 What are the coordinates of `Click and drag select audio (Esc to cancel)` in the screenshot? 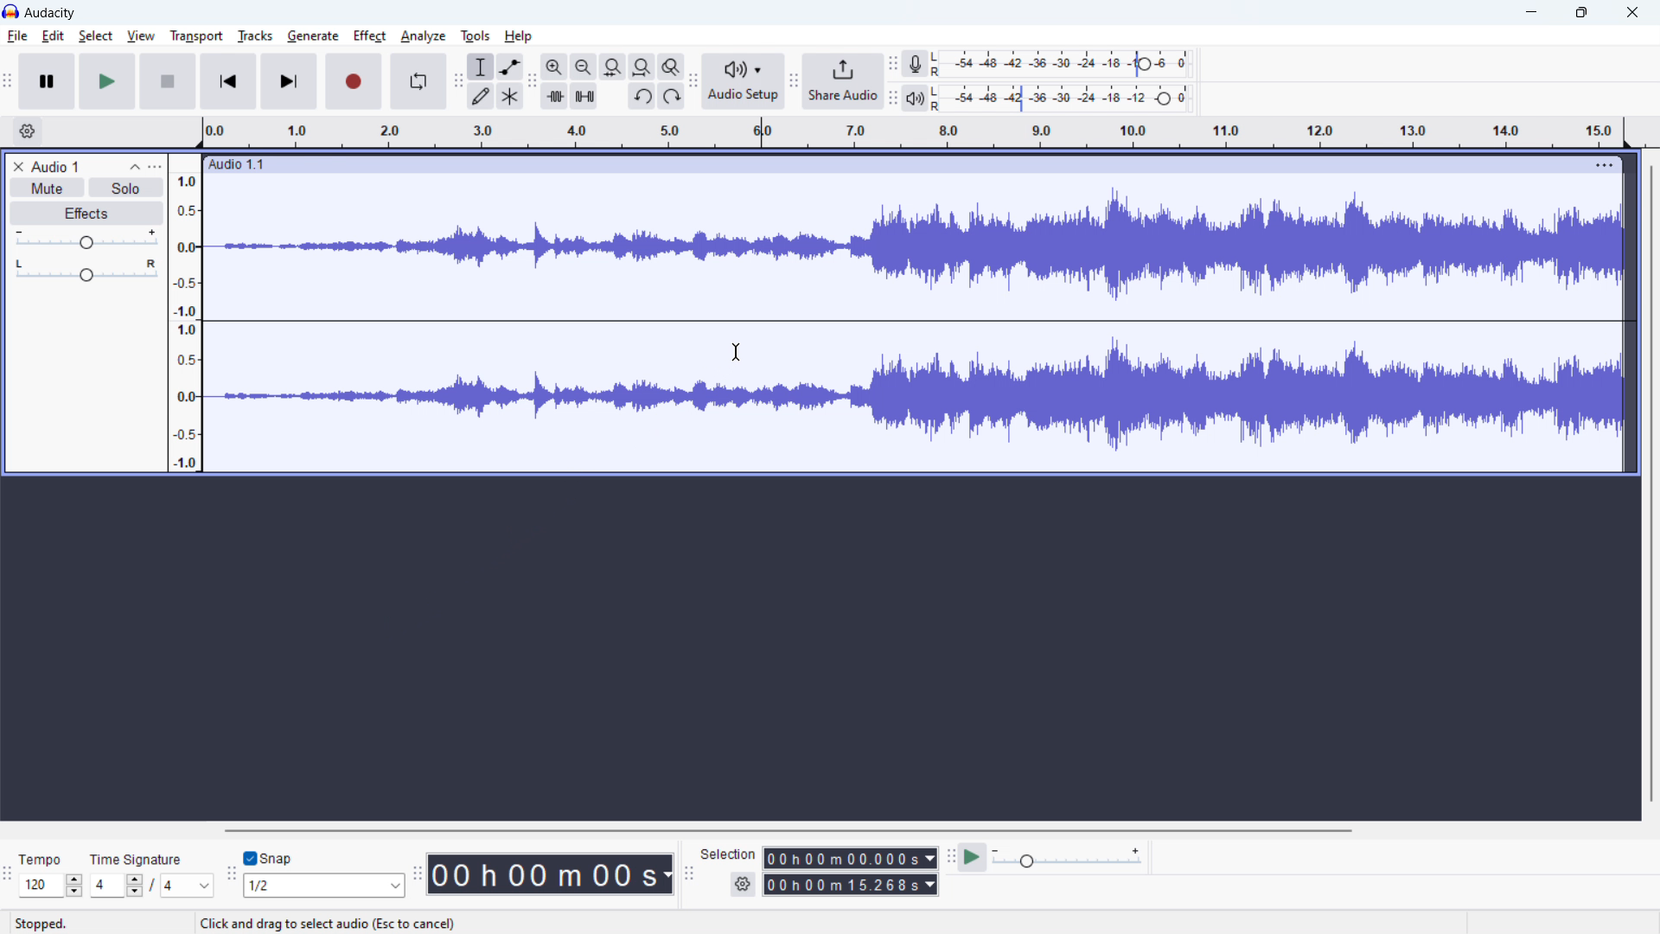 It's located at (329, 922).